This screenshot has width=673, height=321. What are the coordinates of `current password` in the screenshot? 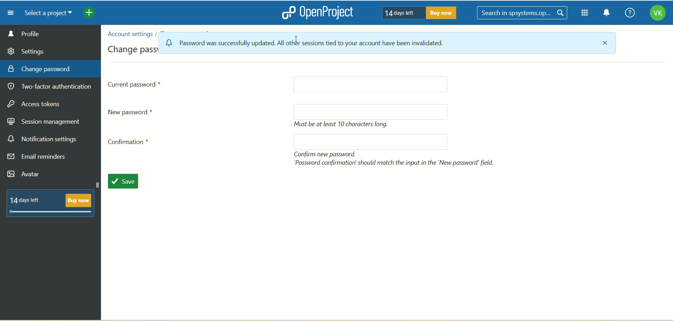 It's located at (370, 85).